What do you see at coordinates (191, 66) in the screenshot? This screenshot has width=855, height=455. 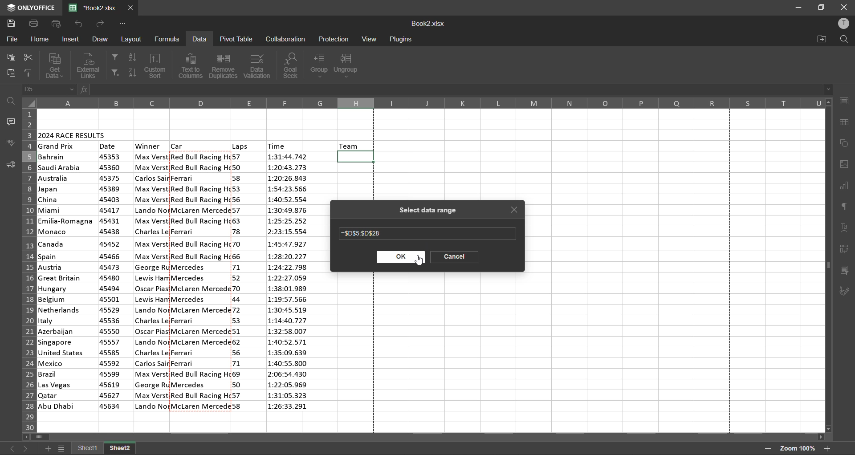 I see `text to columns` at bounding box center [191, 66].